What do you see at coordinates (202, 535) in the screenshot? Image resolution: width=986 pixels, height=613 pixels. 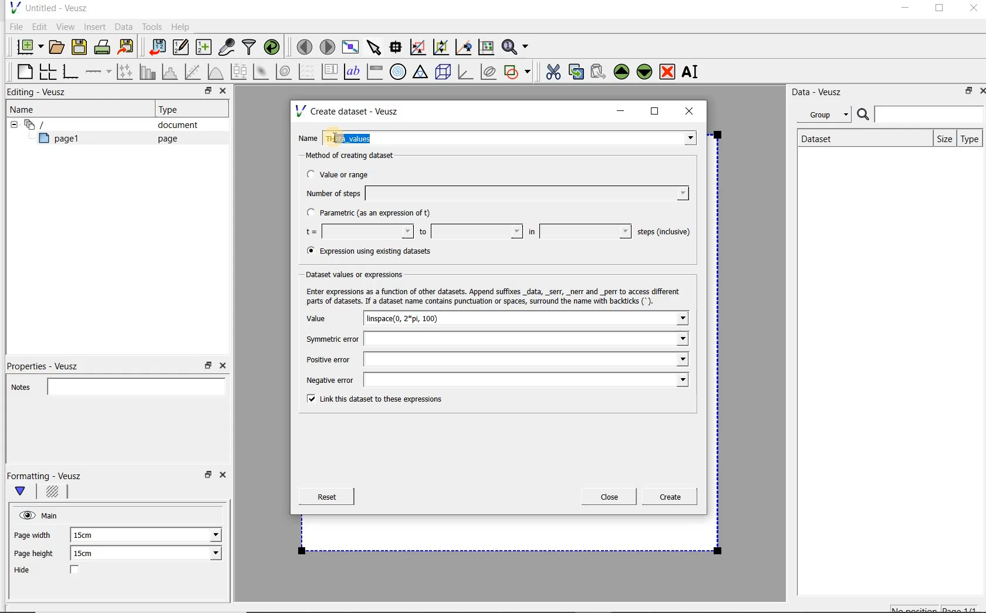 I see `Page width dropdown` at bounding box center [202, 535].